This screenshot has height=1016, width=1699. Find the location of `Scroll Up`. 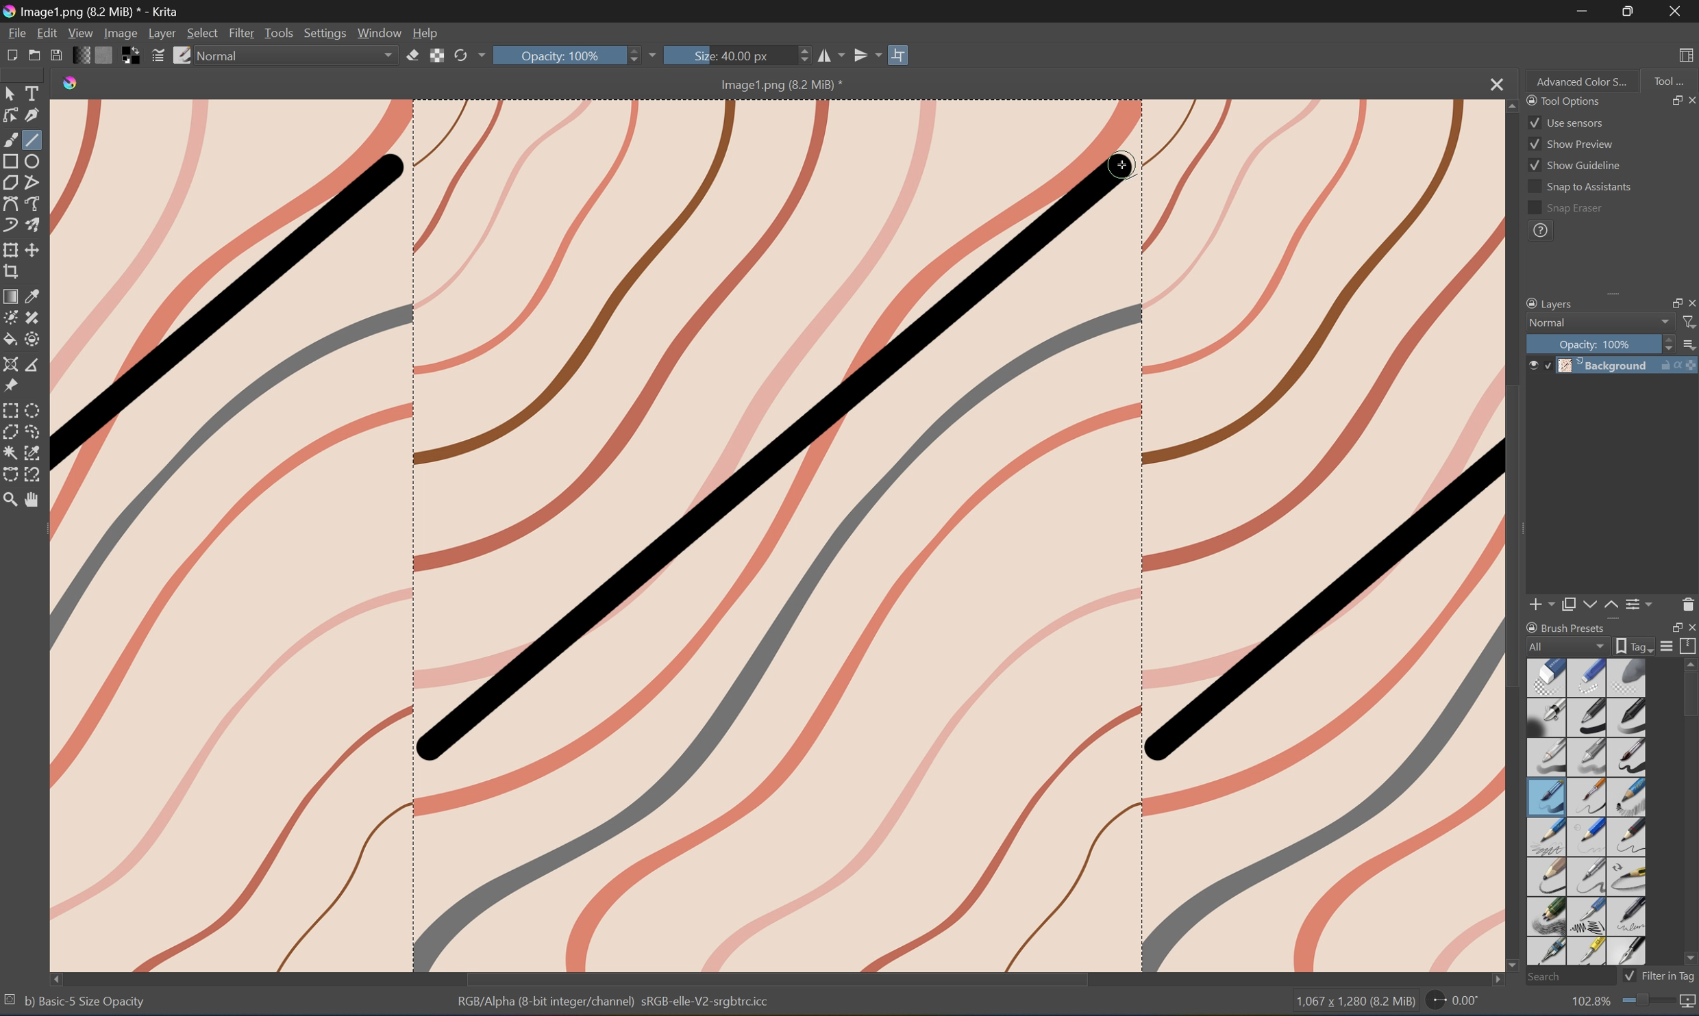

Scroll Up is located at coordinates (1689, 663).